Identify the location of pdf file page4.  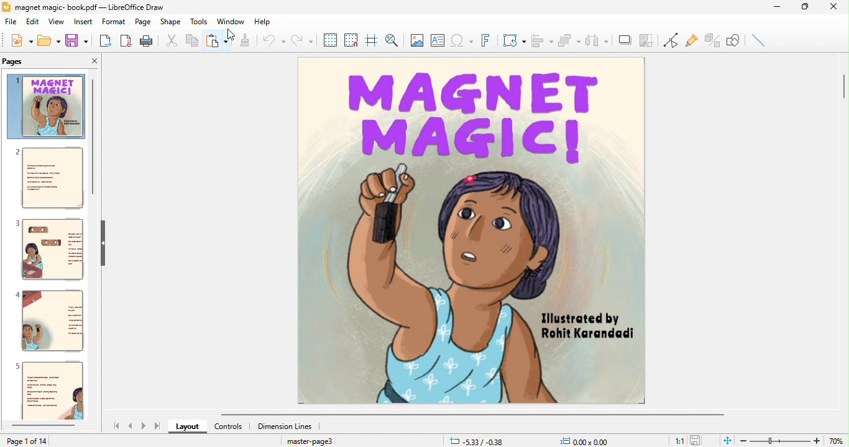
(52, 322).